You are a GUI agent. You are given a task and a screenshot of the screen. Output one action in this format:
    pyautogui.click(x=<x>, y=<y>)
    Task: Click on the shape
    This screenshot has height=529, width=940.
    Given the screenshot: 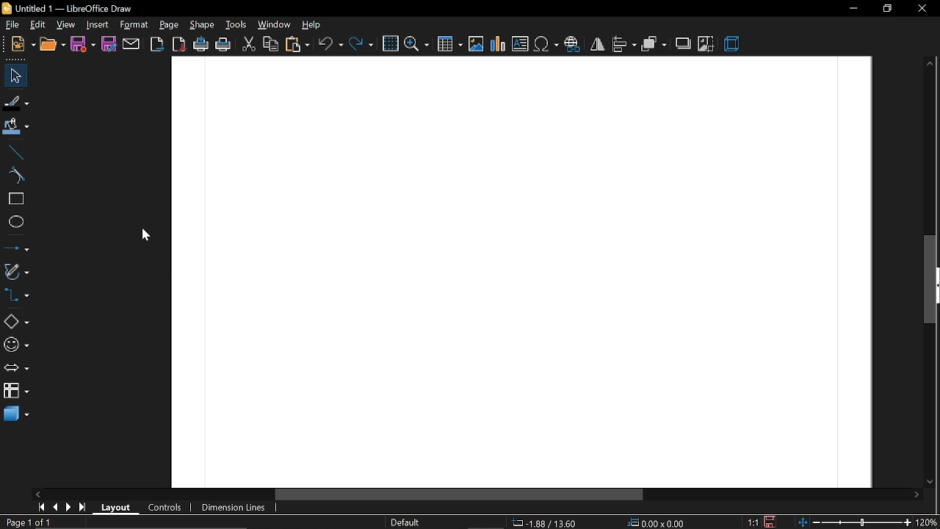 What is the action you would take?
    pyautogui.click(x=202, y=24)
    